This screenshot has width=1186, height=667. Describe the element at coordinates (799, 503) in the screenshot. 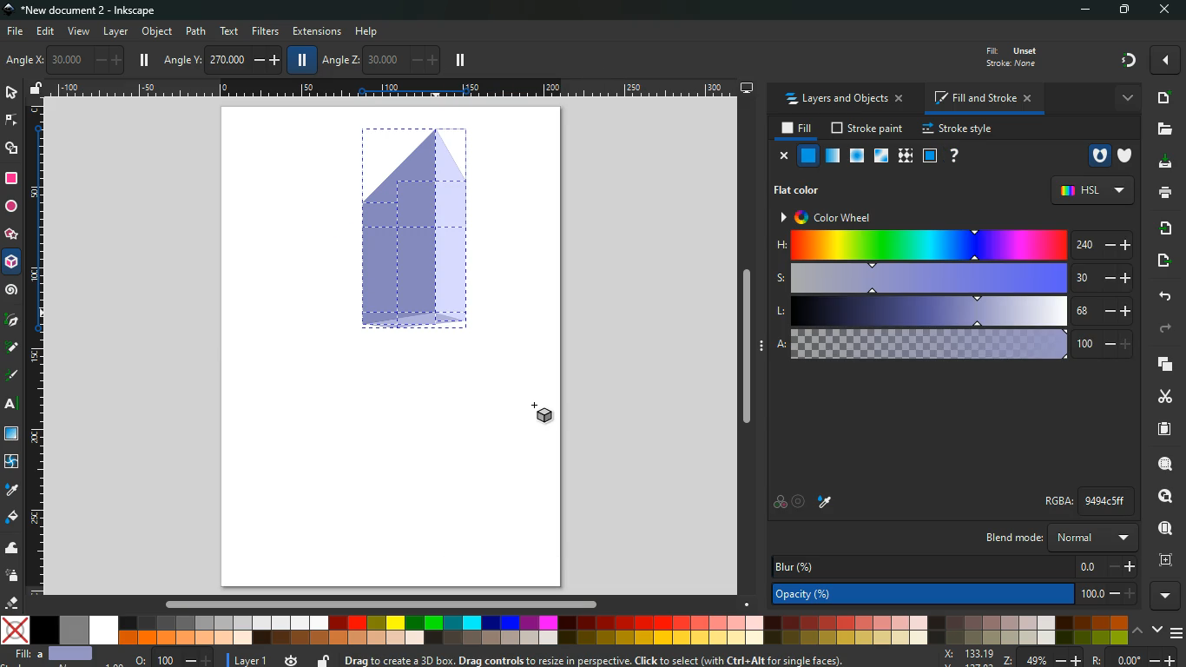

I see `aim` at that location.